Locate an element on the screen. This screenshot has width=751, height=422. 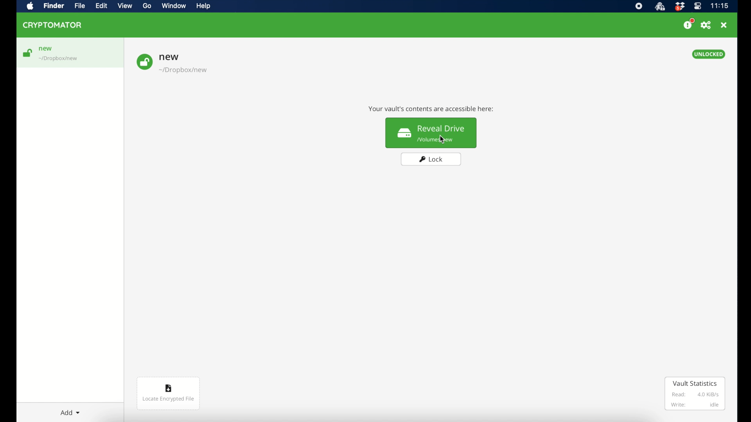
finder is located at coordinates (54, 6).